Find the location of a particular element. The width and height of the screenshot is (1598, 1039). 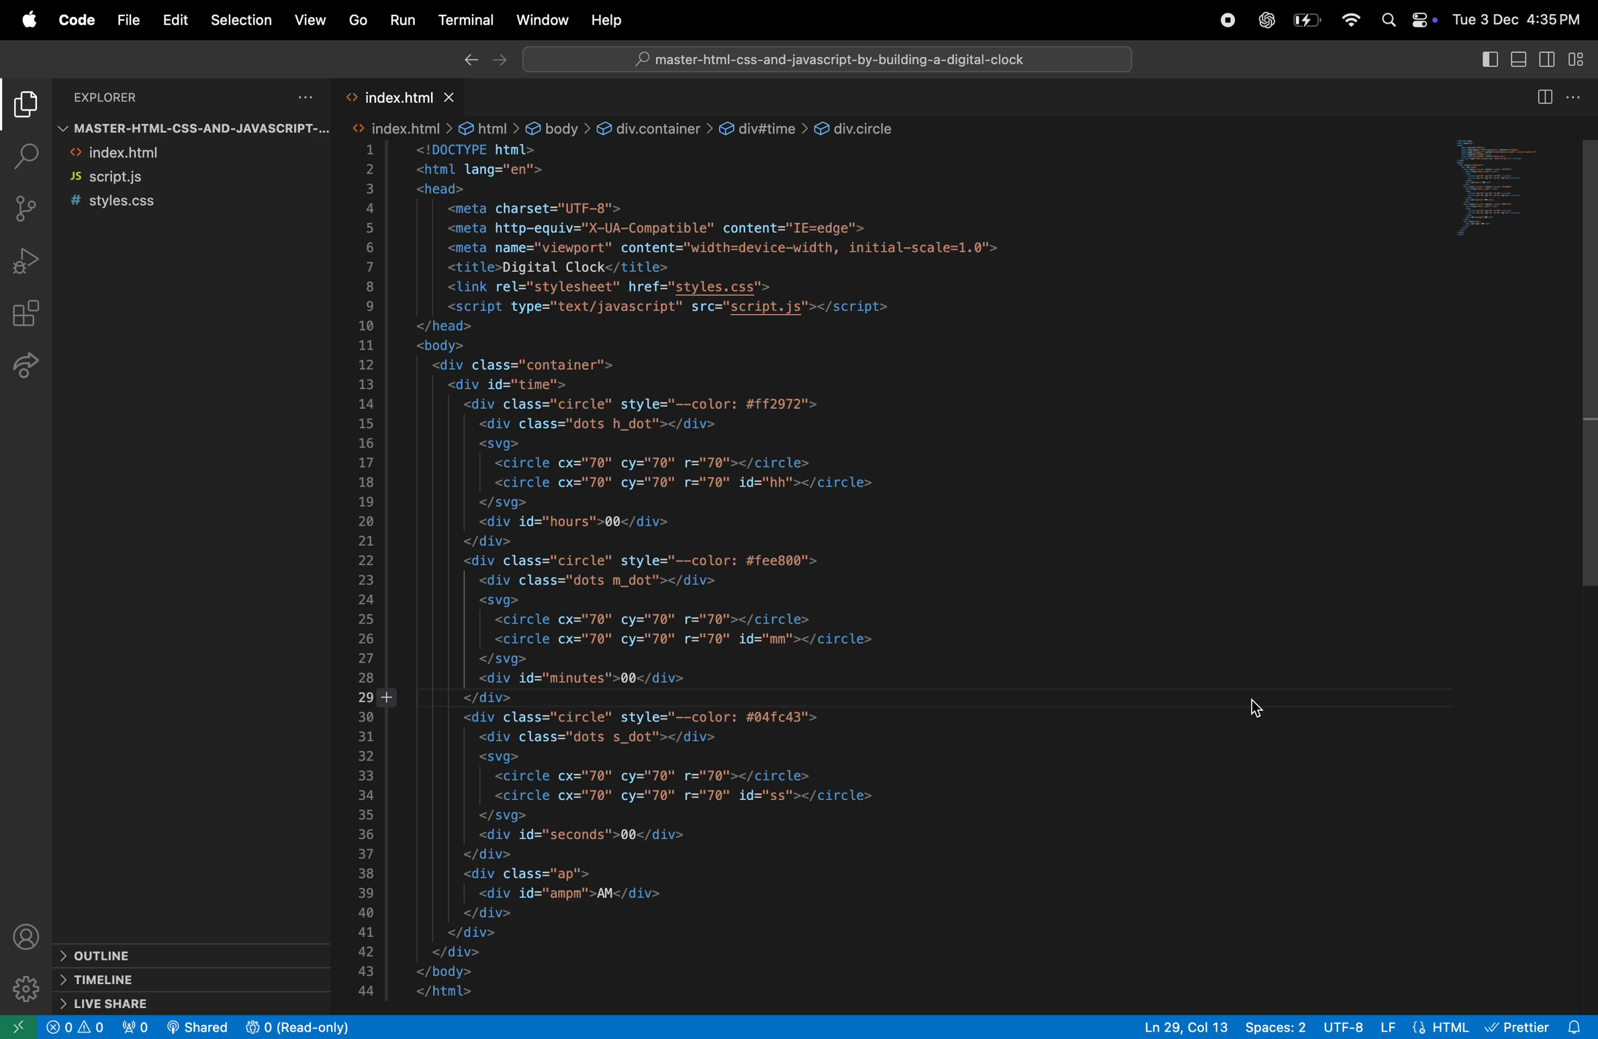

profile is located at coordinates (28, 935).